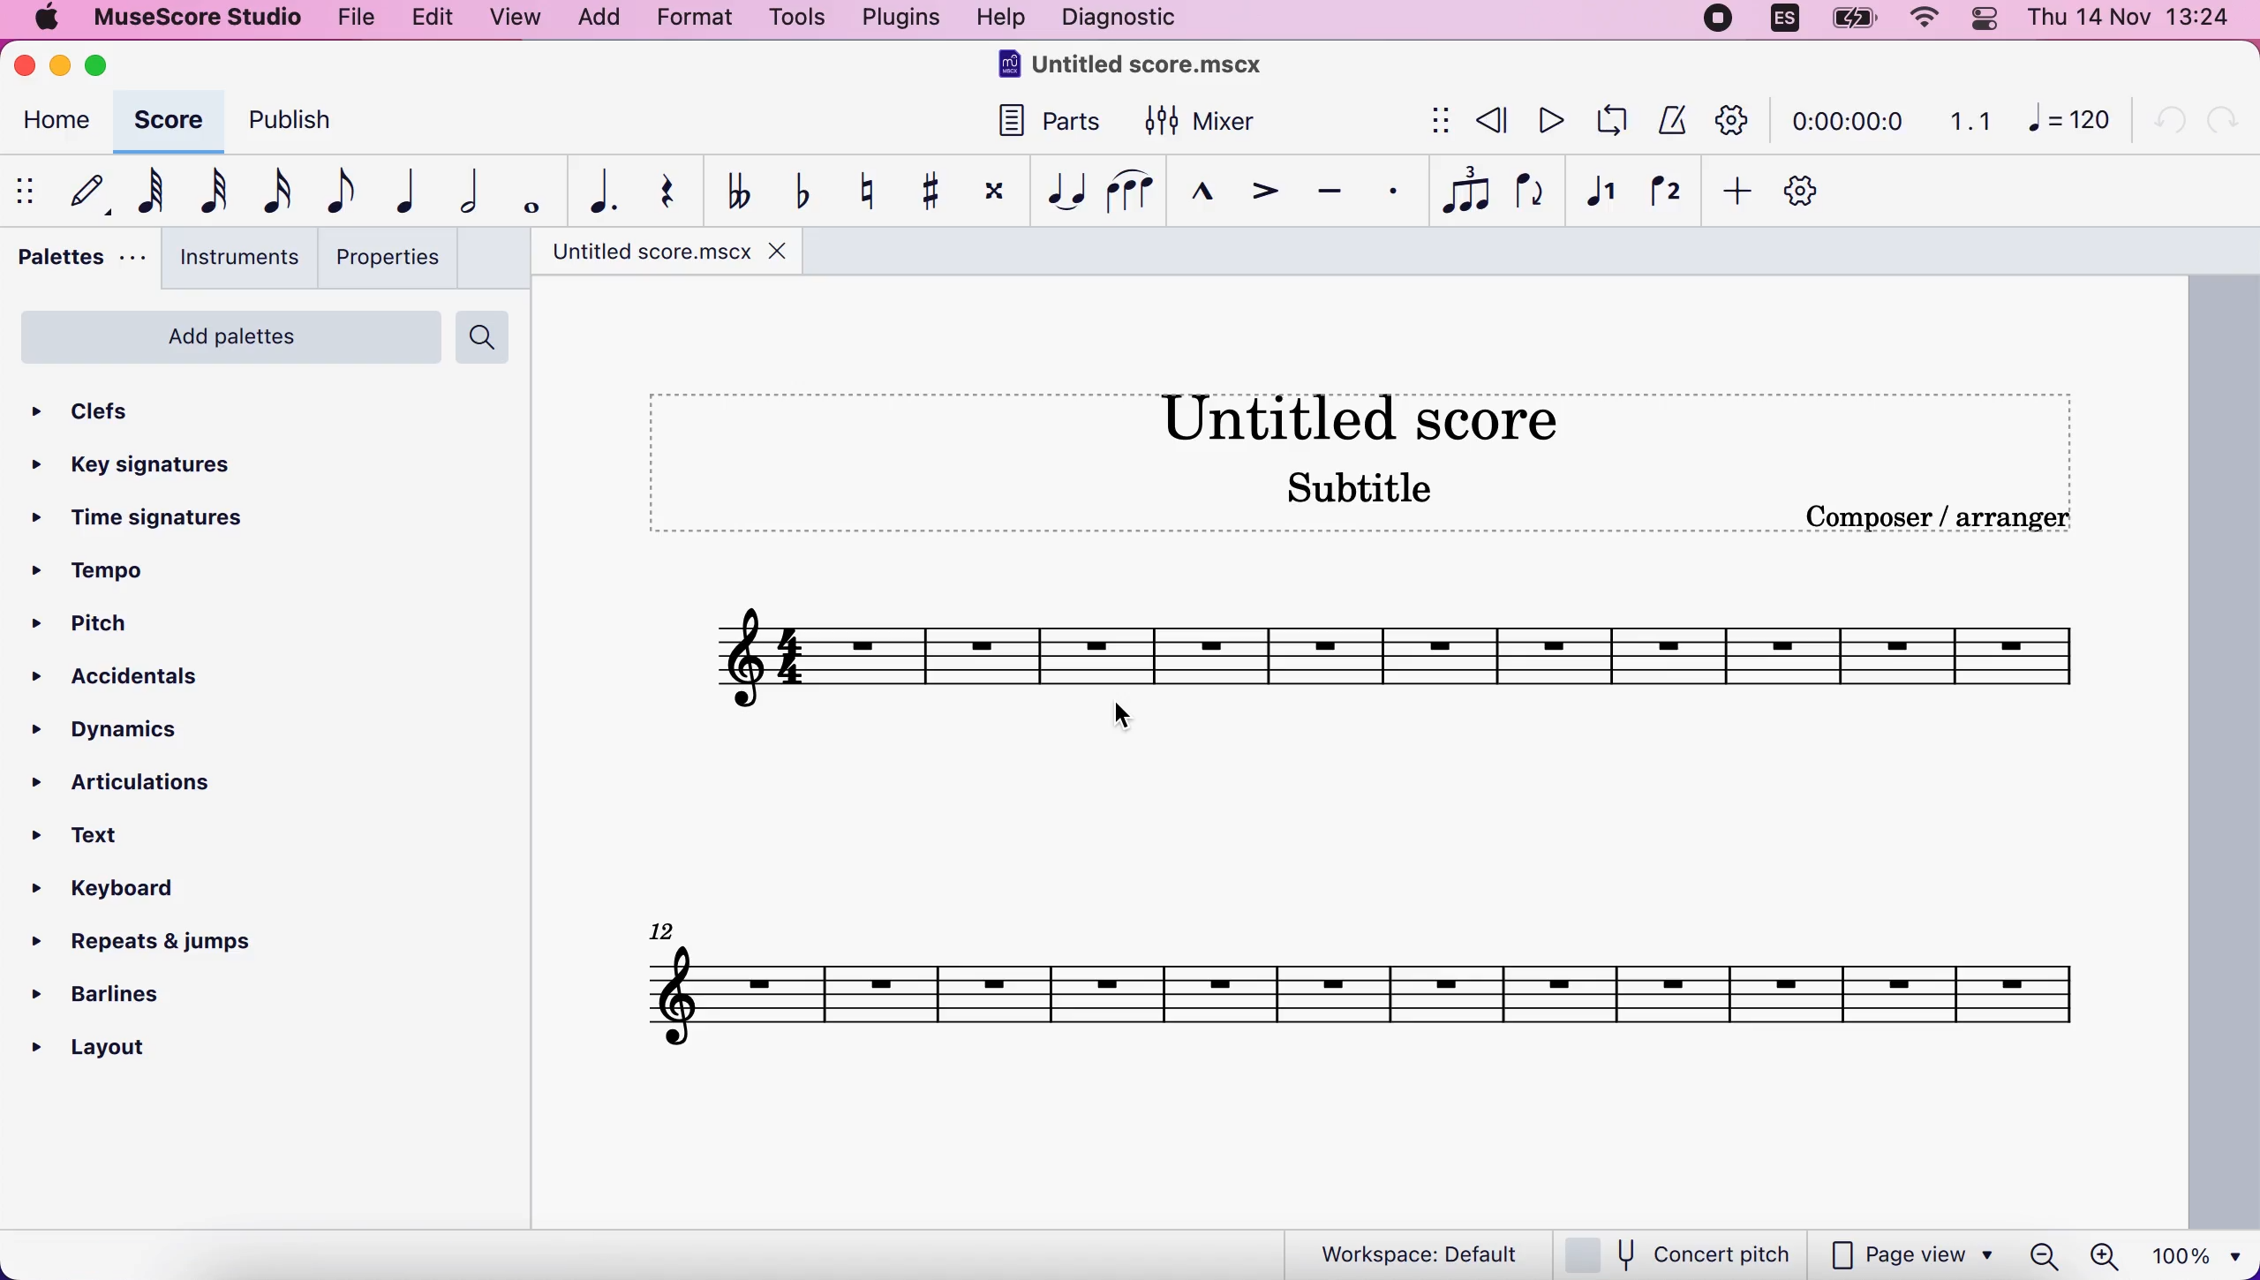 This screenshot has width=2260, height=1280. Describe the element at coordinates (905, 17) in the screenshot. I see `plugins` at that location.